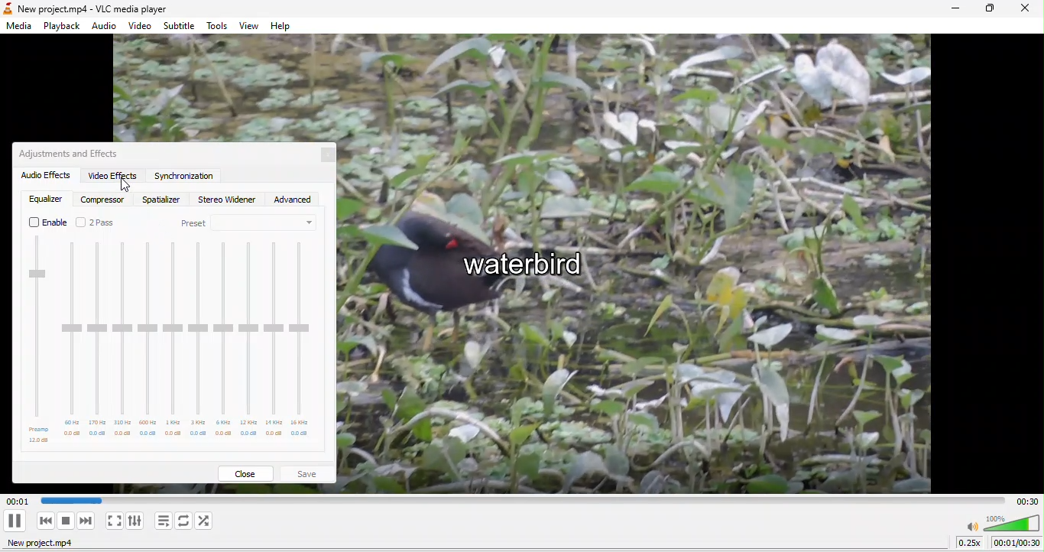  Describe the element at coordinates (196, 341) in the screenshot. I see `3khz volume bar` at that location.